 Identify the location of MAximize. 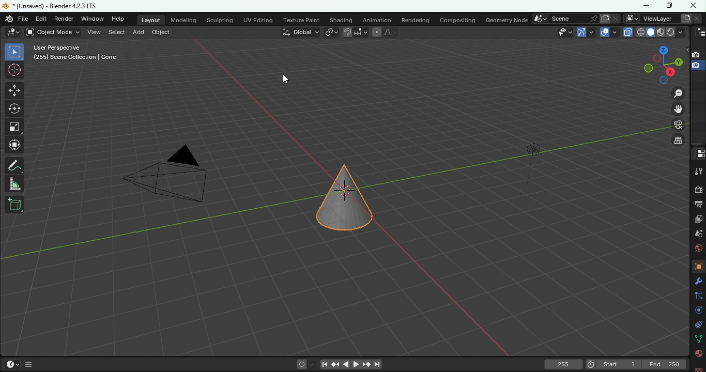
(670, 6).